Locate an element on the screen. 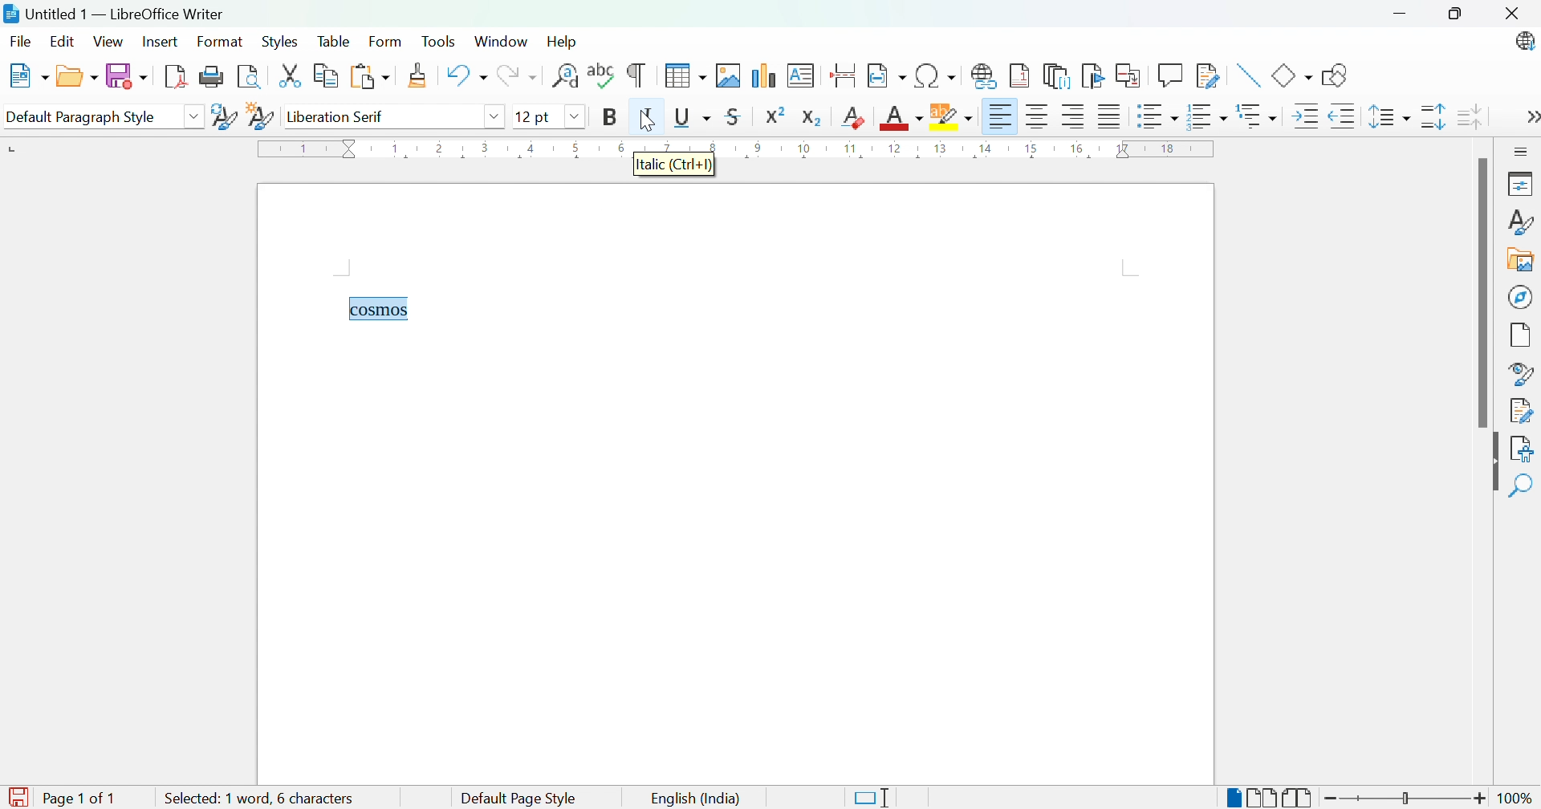 This screenshot has width=1541, height=809. More is located at coordinates (1531, 119).